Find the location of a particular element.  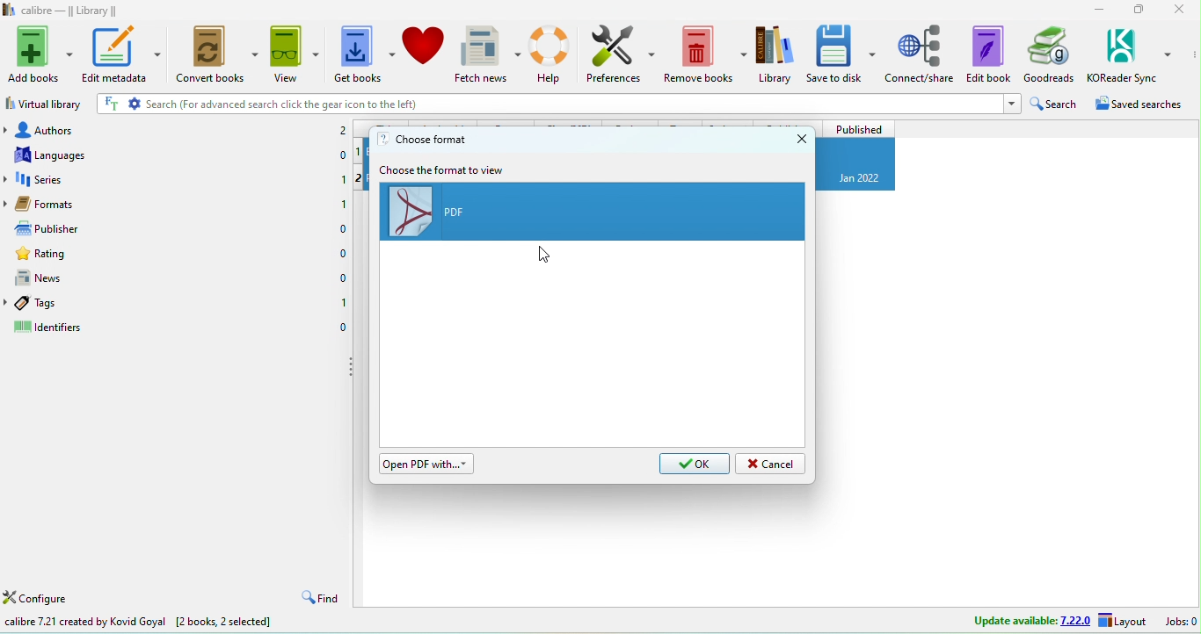

Help is located at coordinates (552, 54).